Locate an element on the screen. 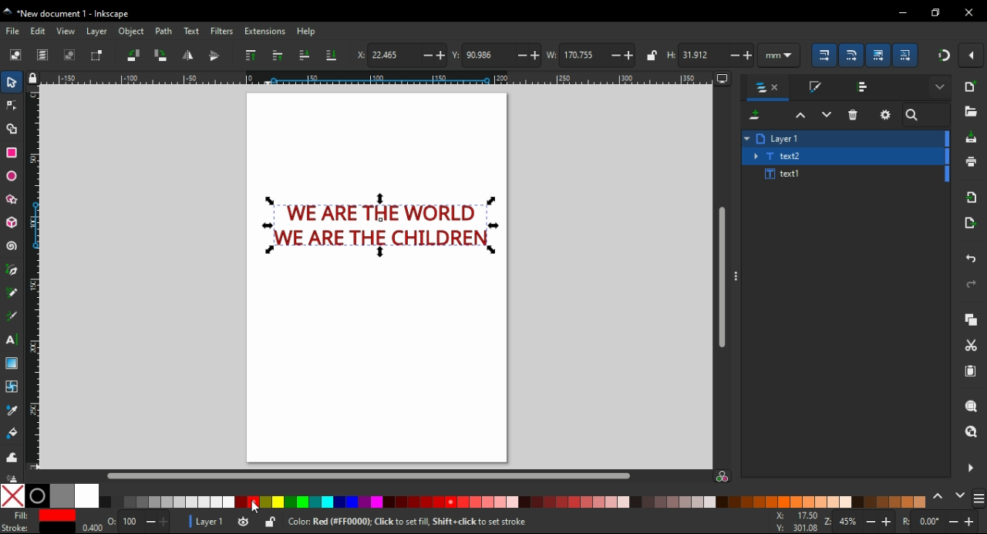 The height and width of the screenshot is (534, 987). align and distribute is located at coordinates (864, 86).